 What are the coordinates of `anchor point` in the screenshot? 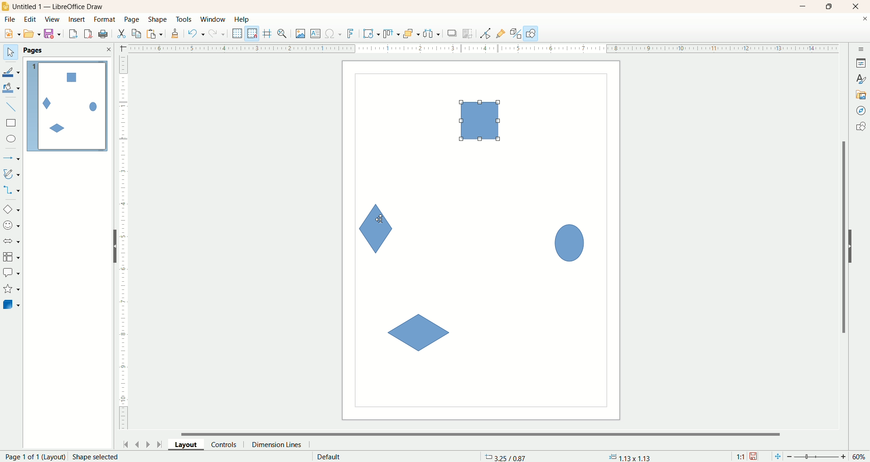 It's located at (628, 457).